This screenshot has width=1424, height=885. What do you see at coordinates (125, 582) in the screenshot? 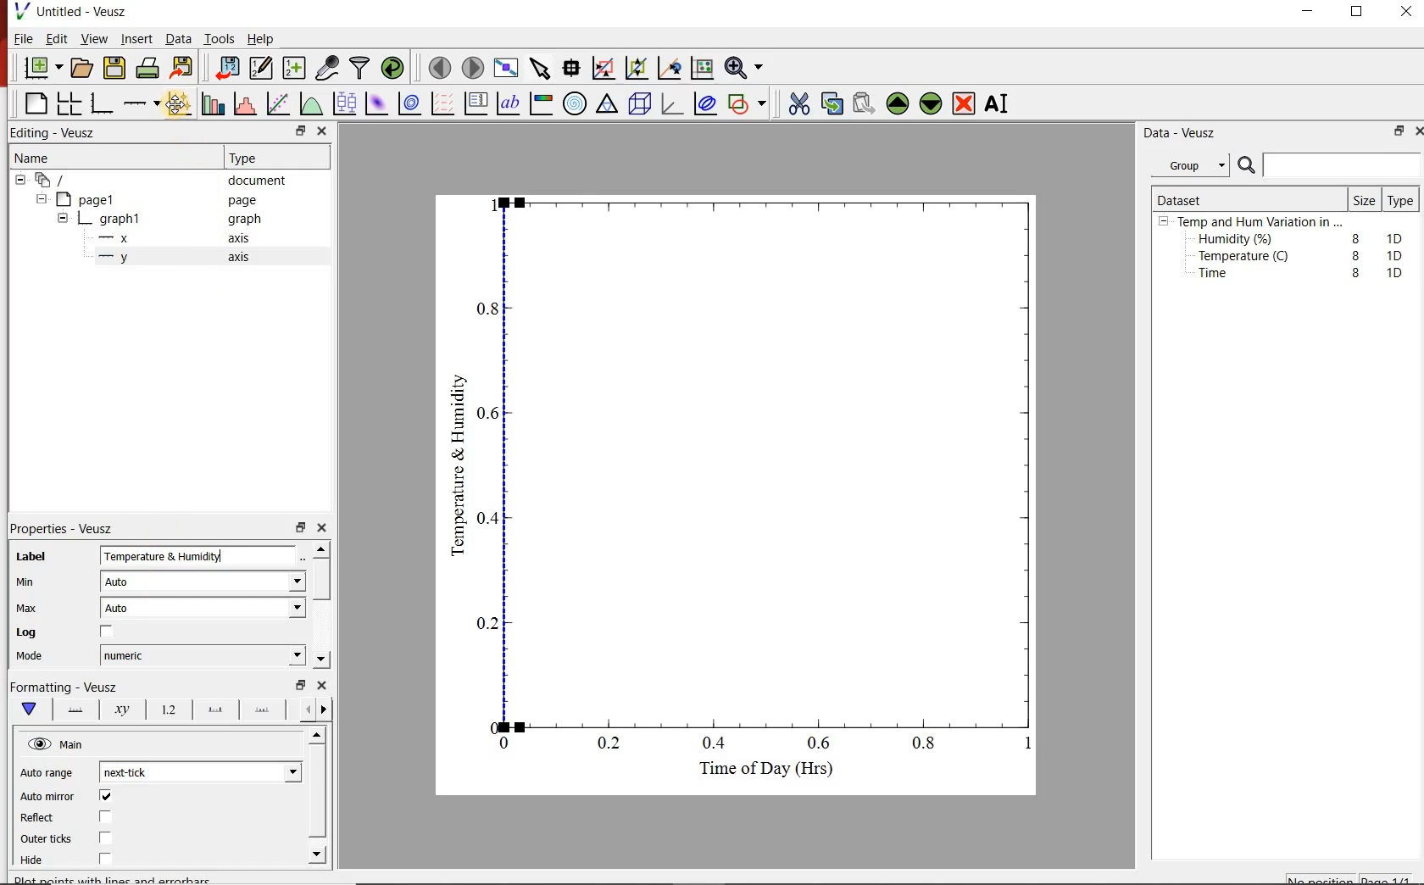
I see `Auto` at bounding box center [125, 582].